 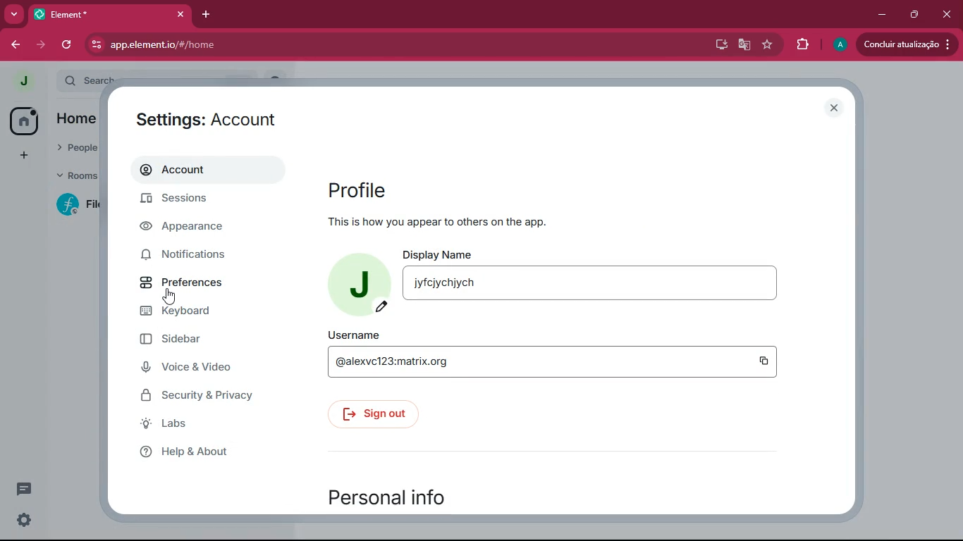 What do you see at coordinates (195, 340) in the screenshot?
I see `sidebar` at bounding box center [195, 340].